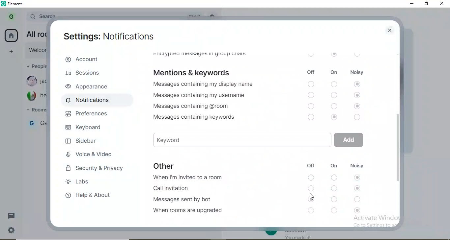  I want to click on noisy switch, so click(358, 210).